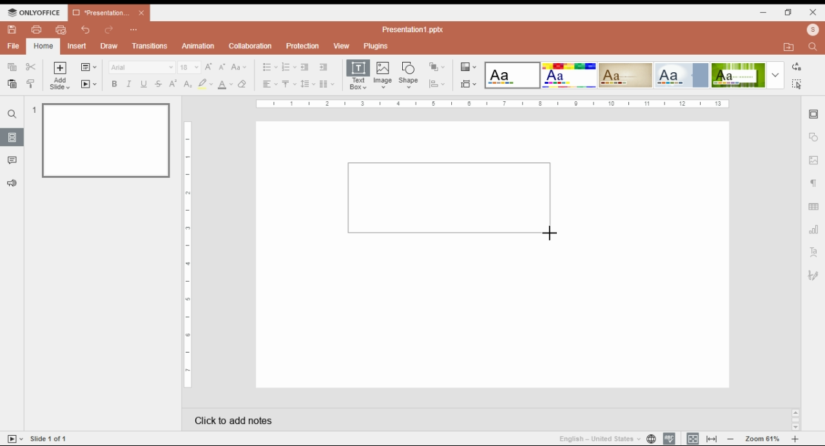  Describe the element at coordinates (731, 438) in the screenshot. I see `decrease zoom` at that location.